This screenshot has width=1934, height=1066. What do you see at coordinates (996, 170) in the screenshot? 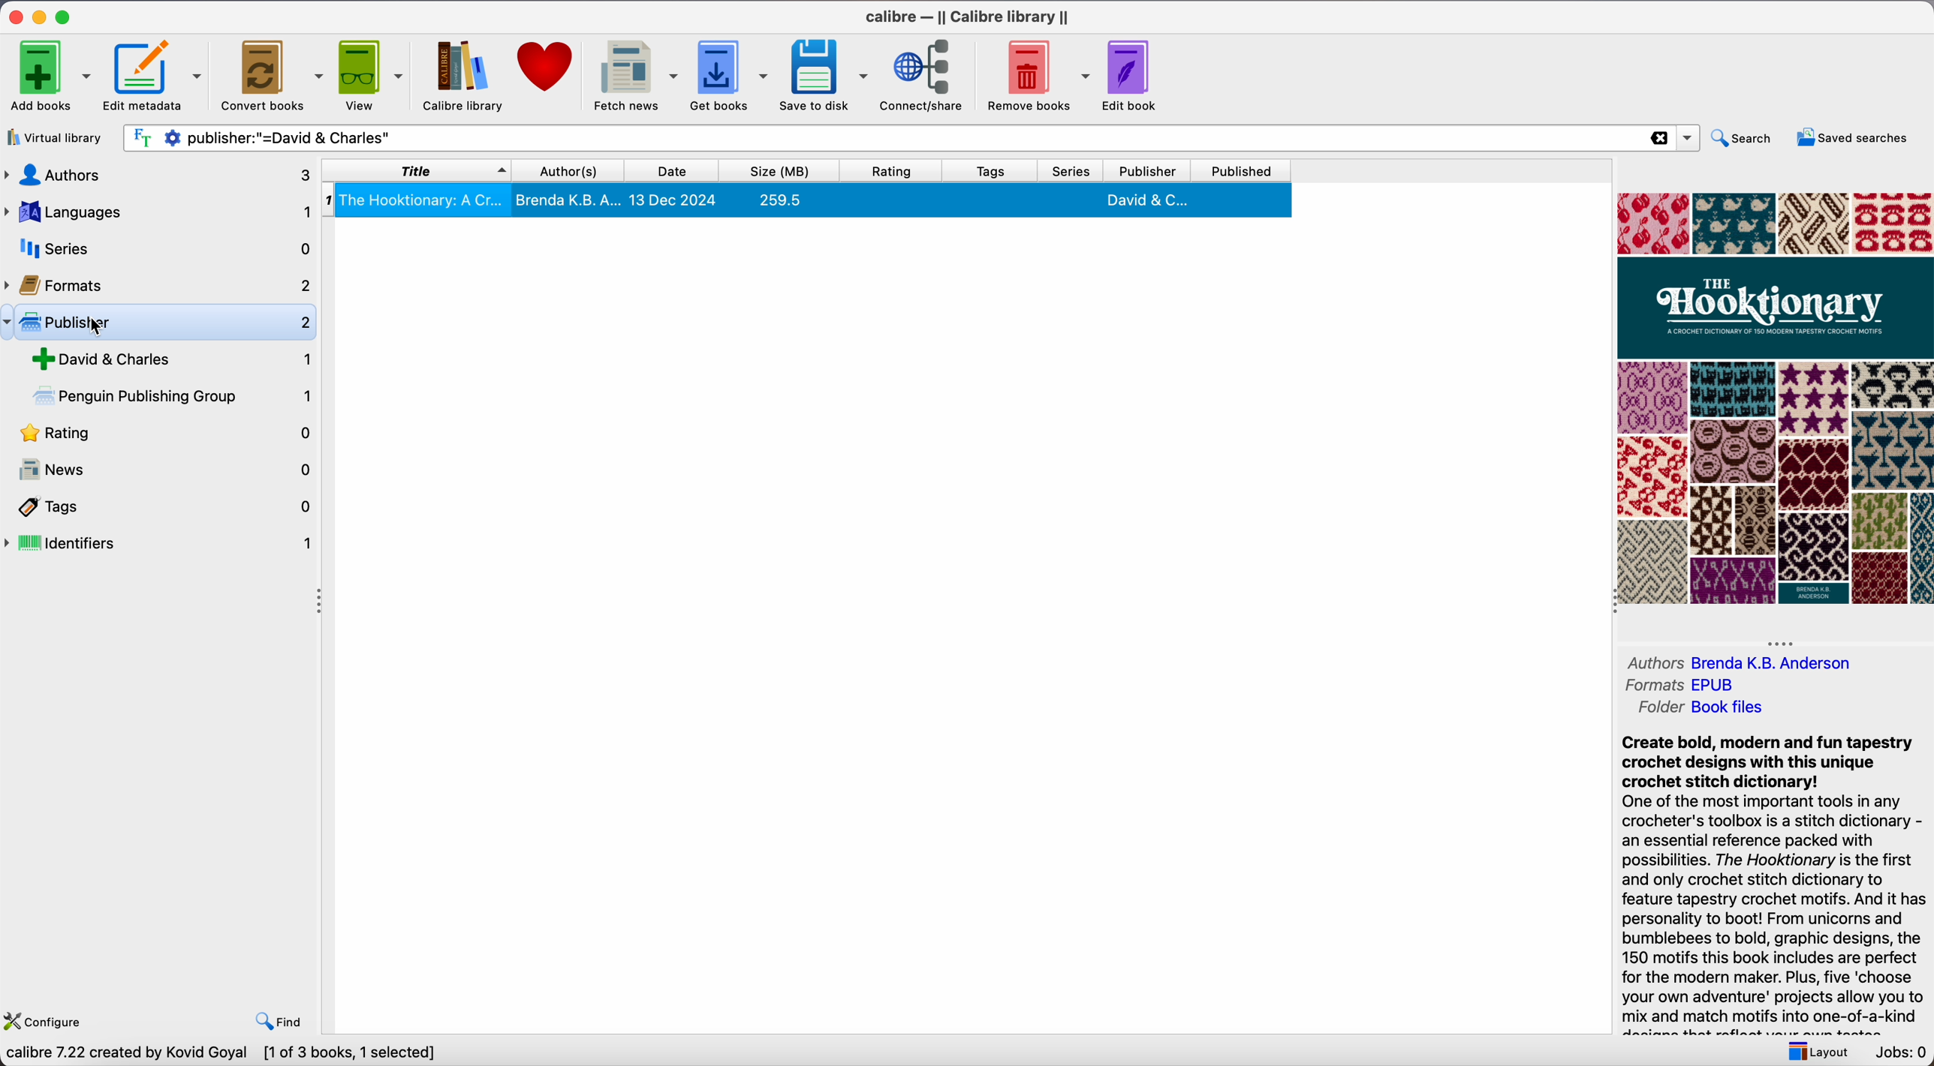
I see `tags` at bounding box center [996, 170].